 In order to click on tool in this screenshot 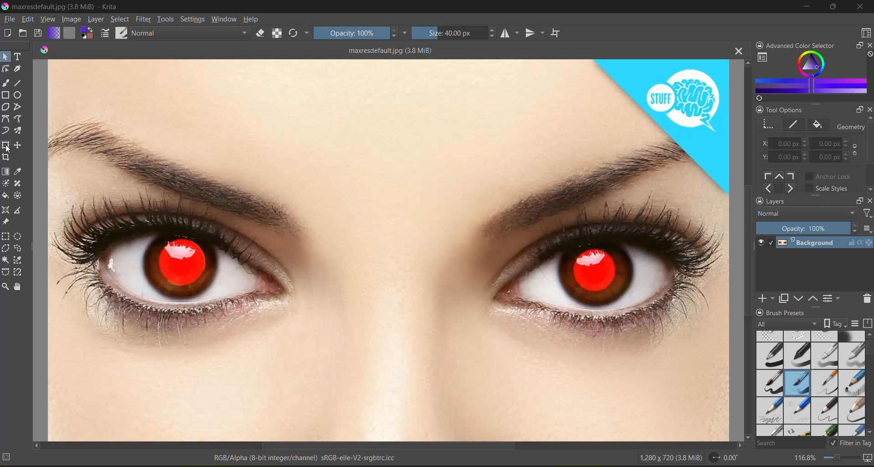, I will do `click(21, 130)`.